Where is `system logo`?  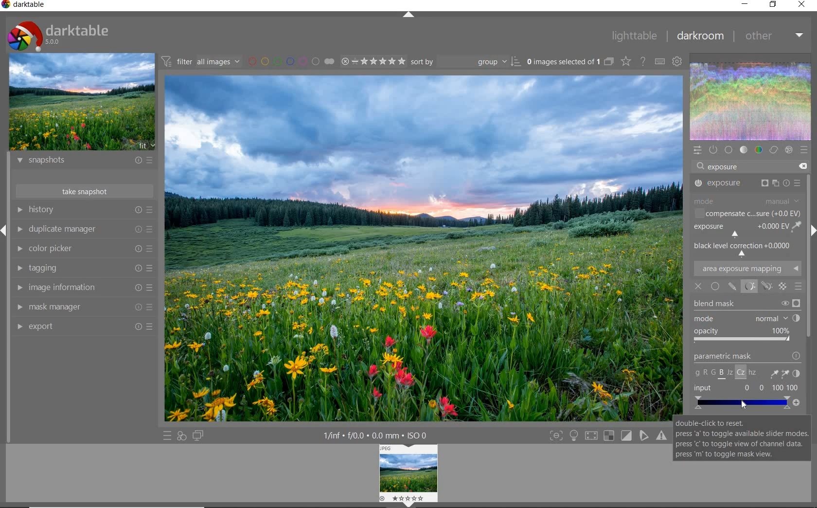 system logo is located at coordinates (59, 35).